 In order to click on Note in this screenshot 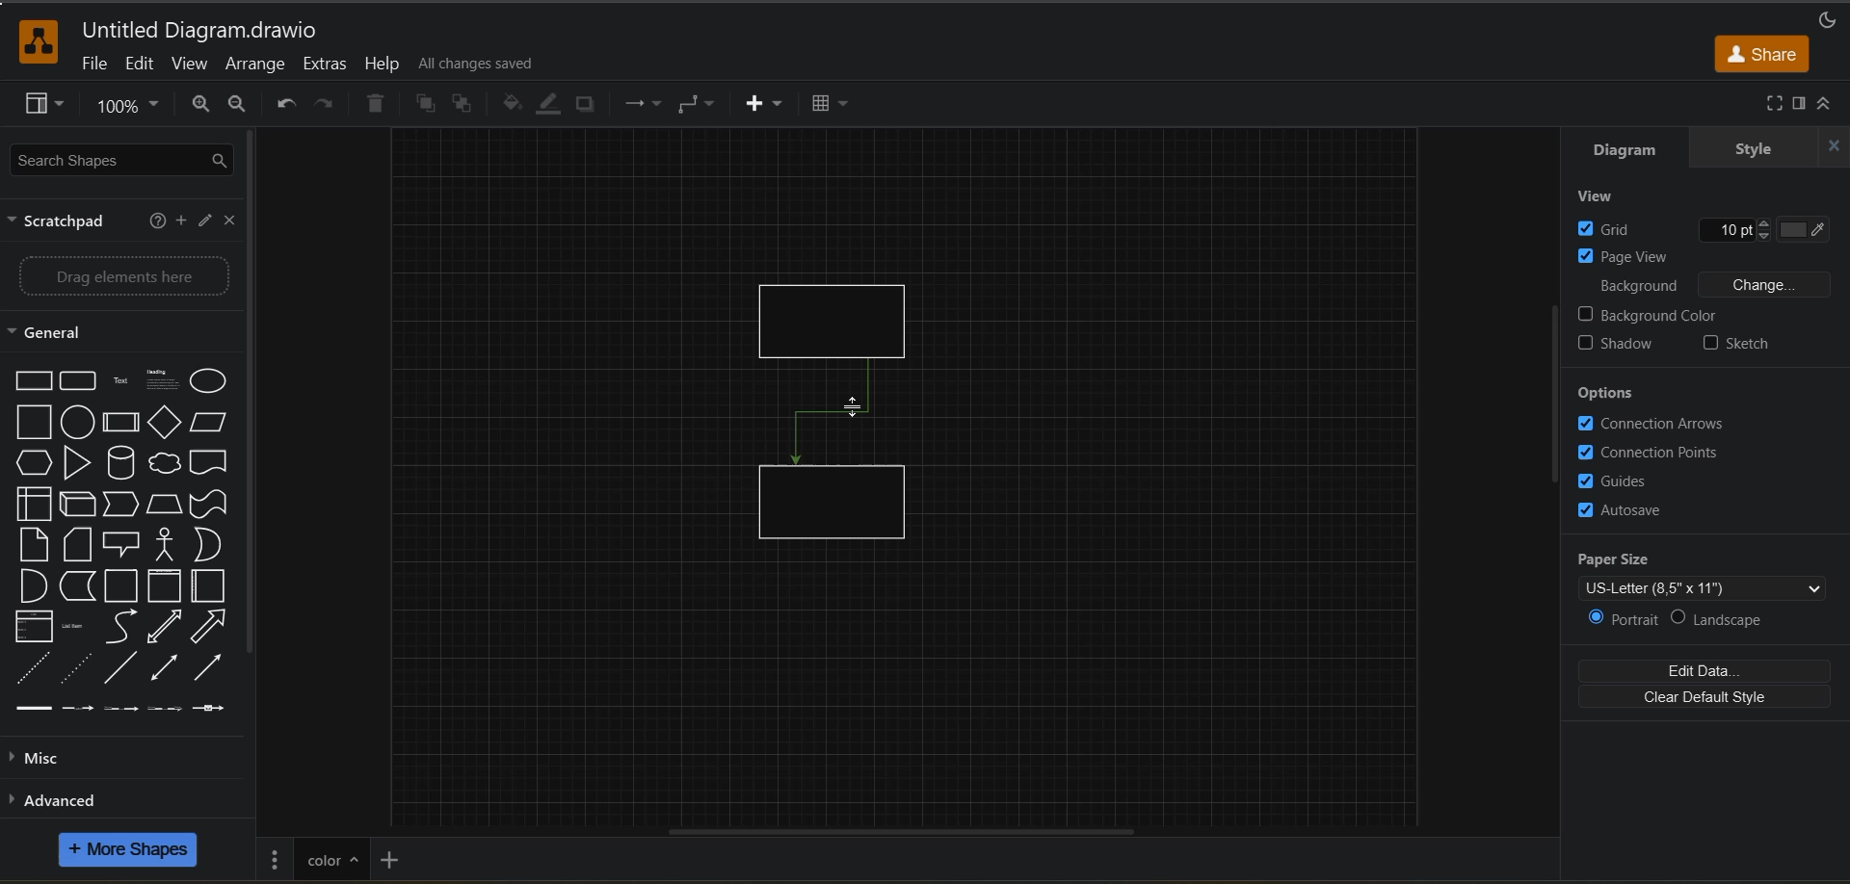, I will do `click(79, 543)`.